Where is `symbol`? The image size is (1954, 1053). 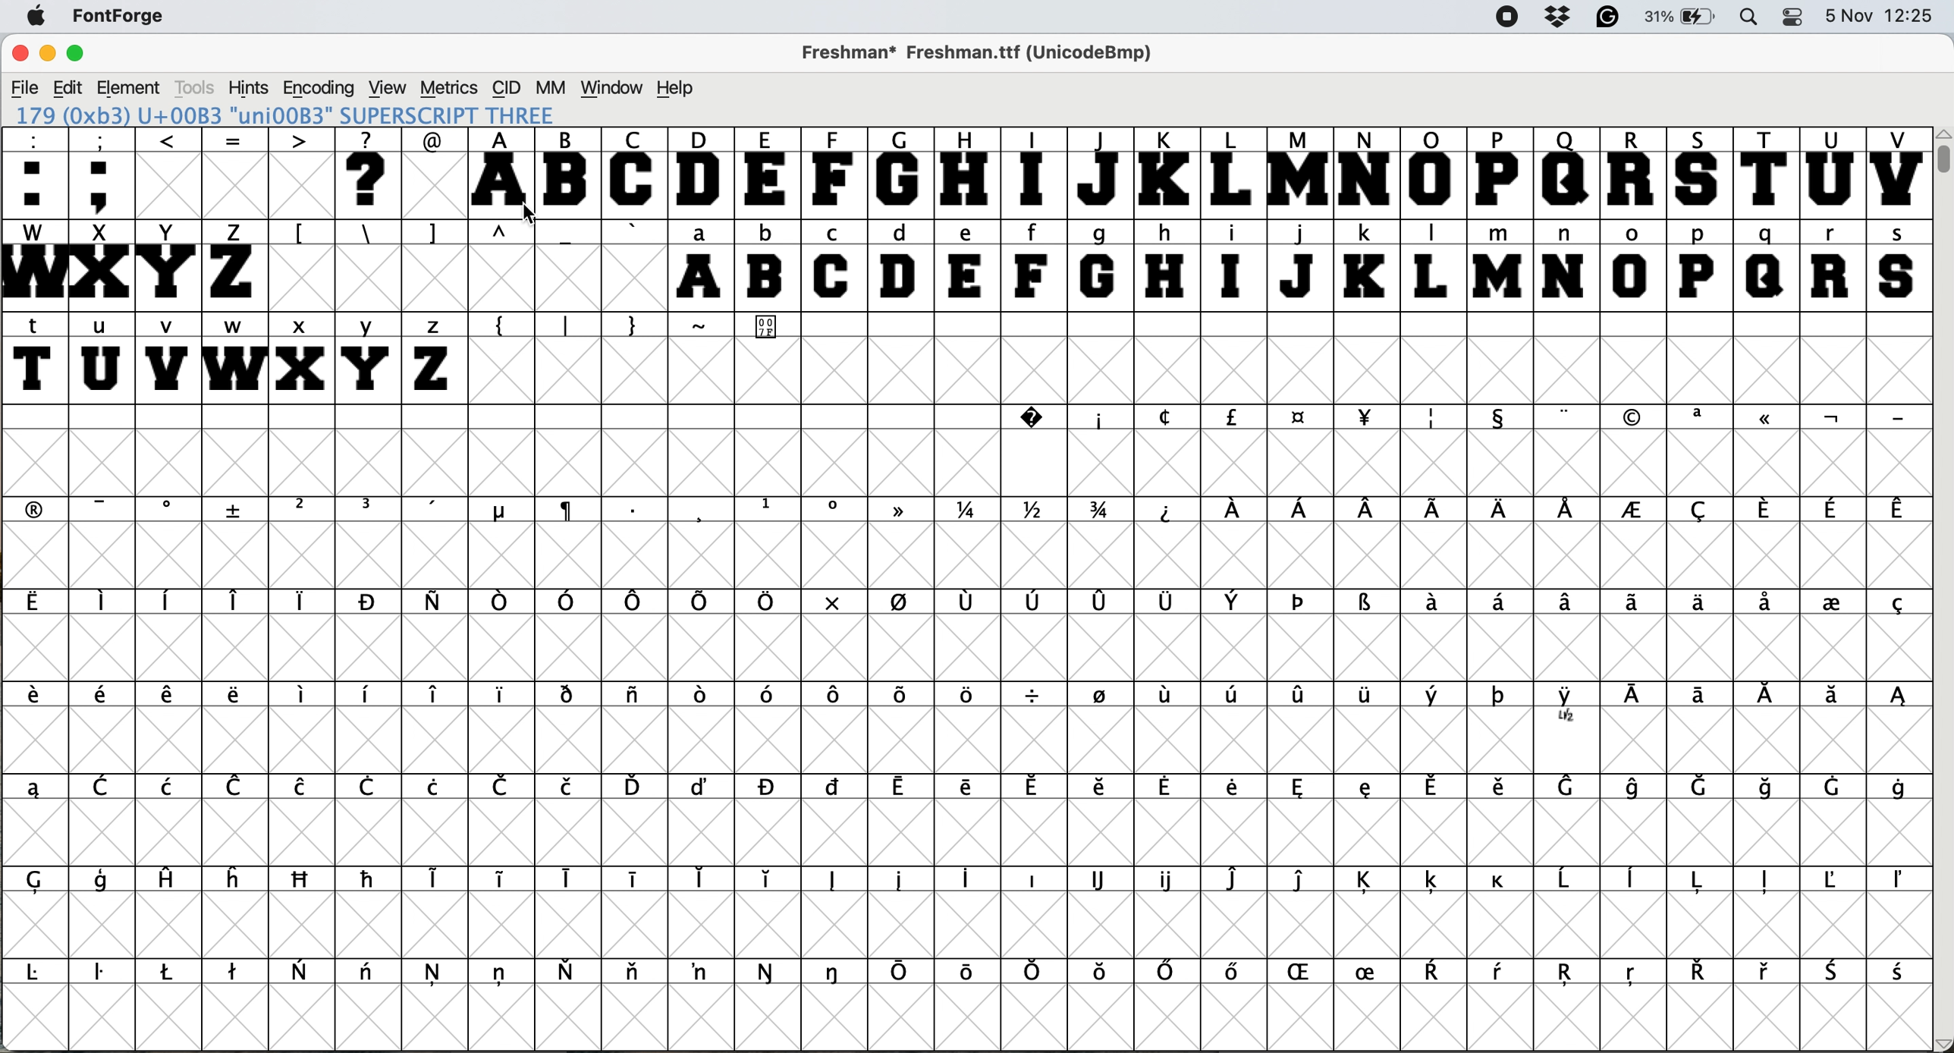 symbol is located at coordinates (105, 698).